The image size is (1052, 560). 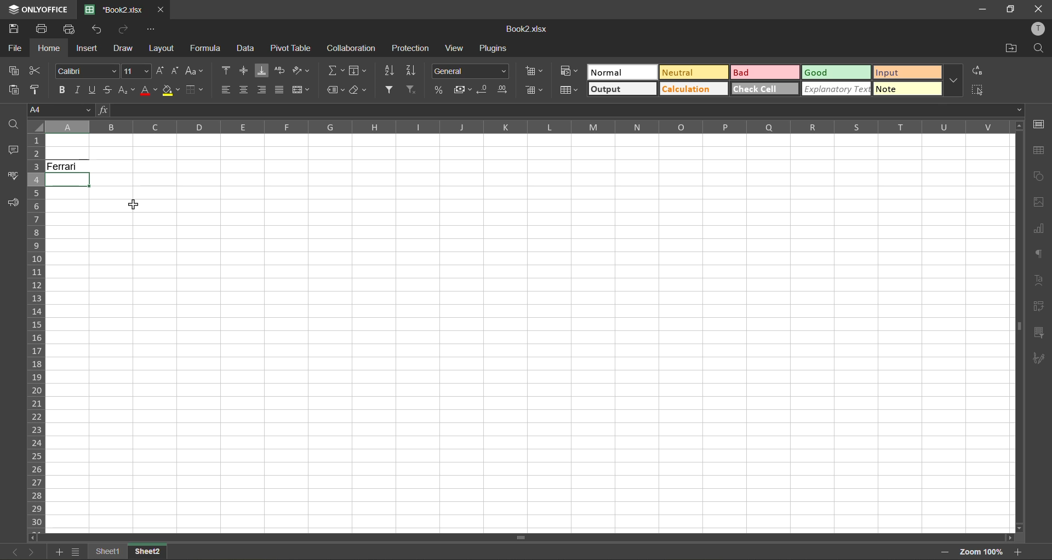 I want to click on font color, so click(x=148, y=89).